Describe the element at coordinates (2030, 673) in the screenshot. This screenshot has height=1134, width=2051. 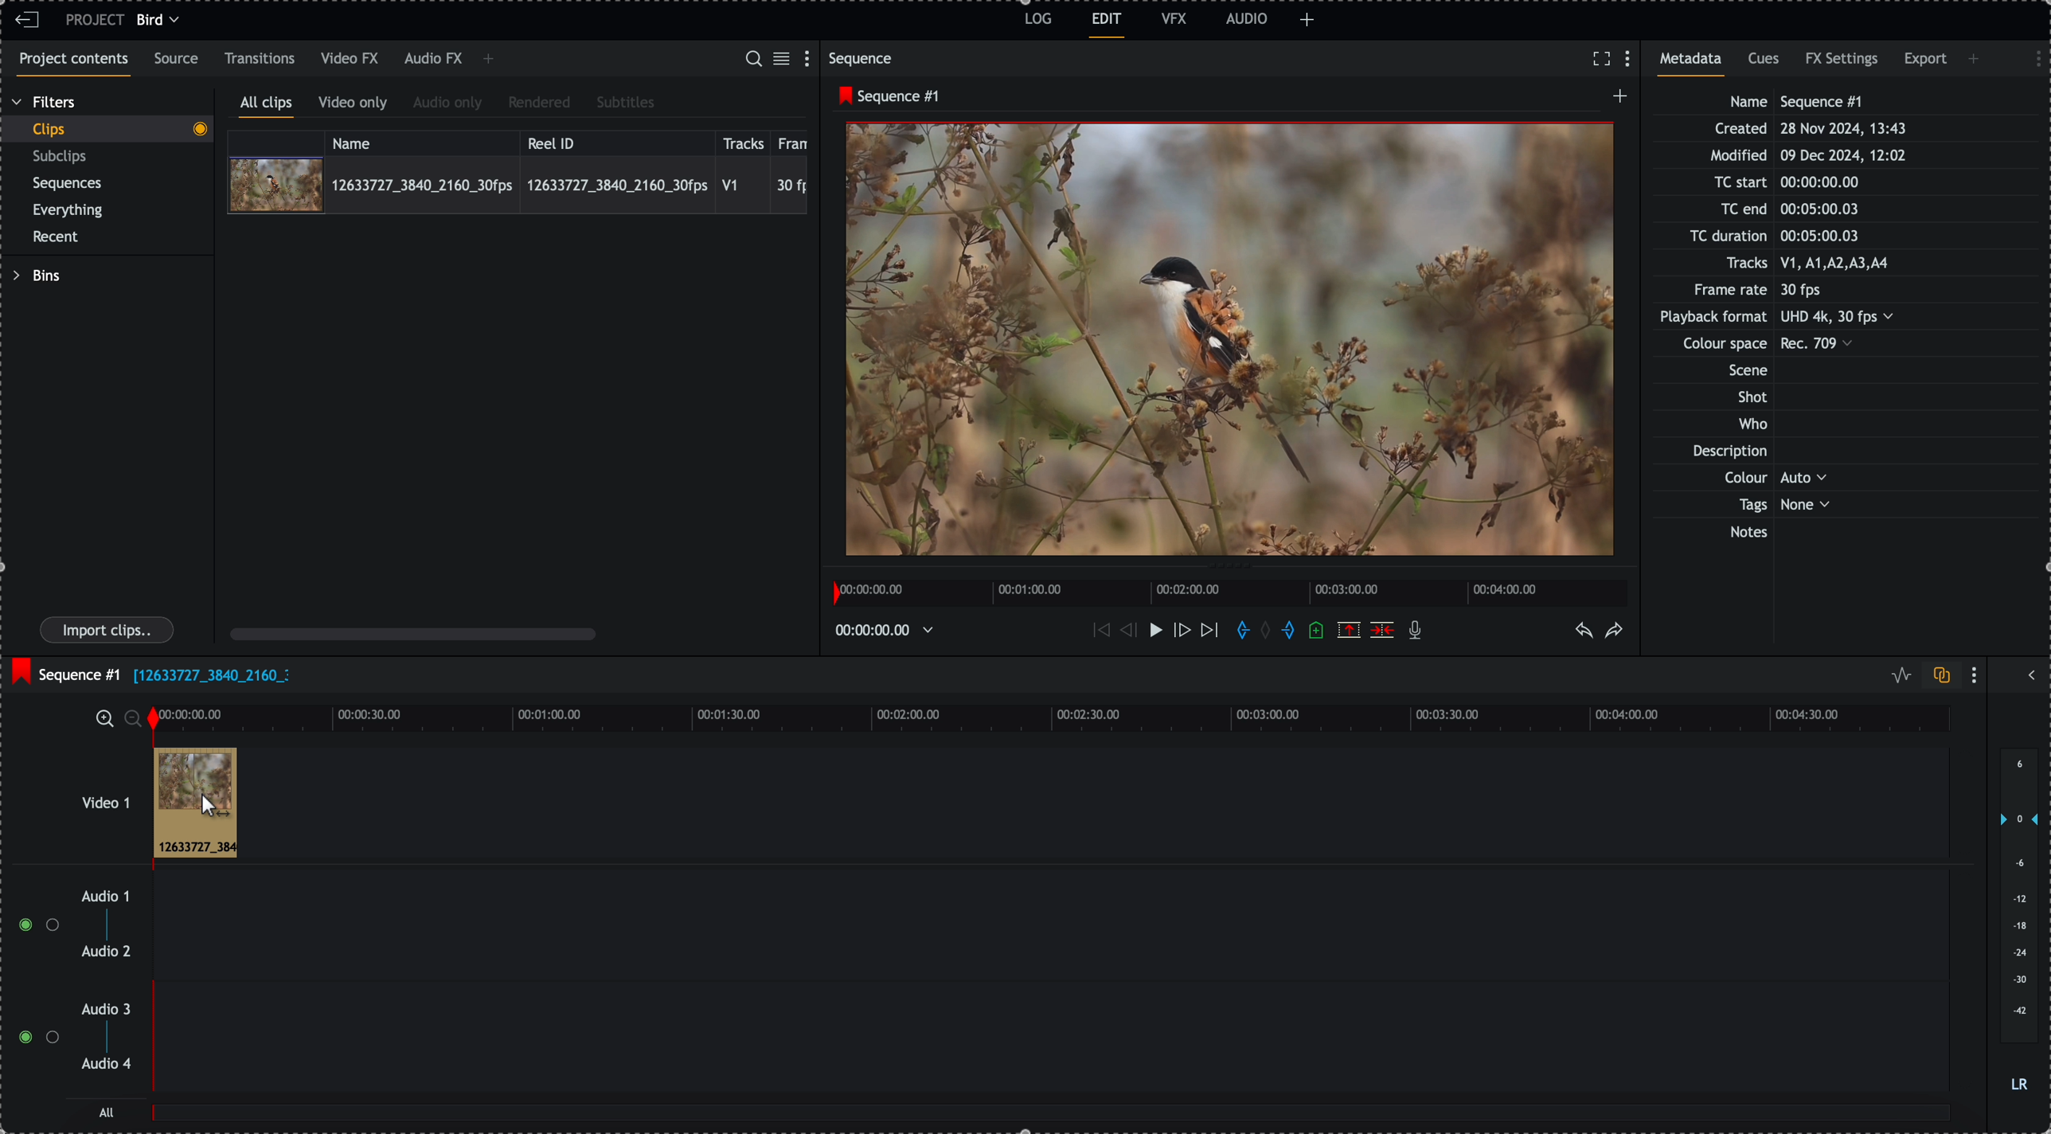
I see `show/hide full audio mix` at that location.